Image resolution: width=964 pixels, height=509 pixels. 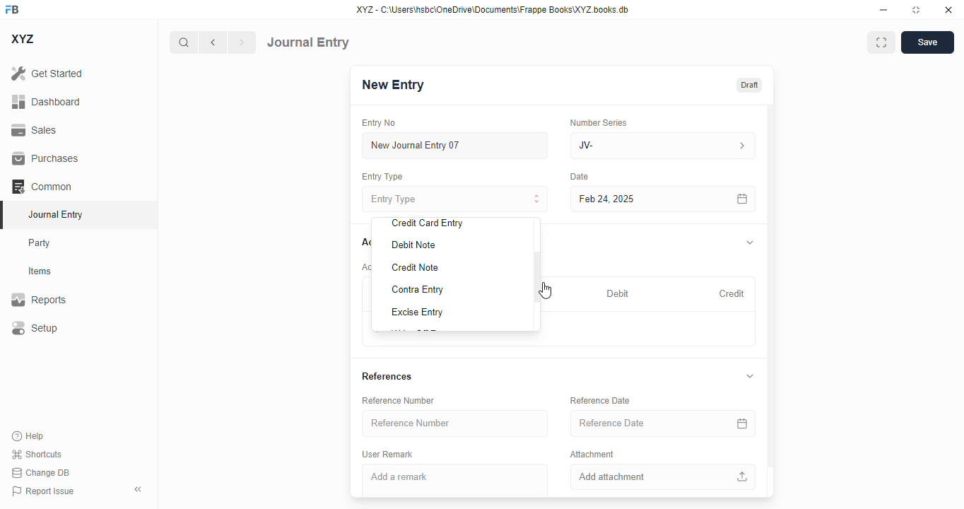 What do you see at coordinates (546, 290) in the screenshot?
I see `cursor - drag to` at bounding box center [546, 290].